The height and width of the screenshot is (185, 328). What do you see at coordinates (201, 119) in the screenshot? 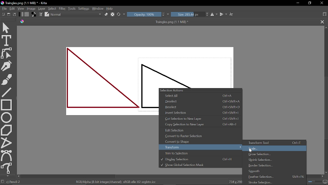
I see `Cut selection to new layer` at bounding box center [201, 119].